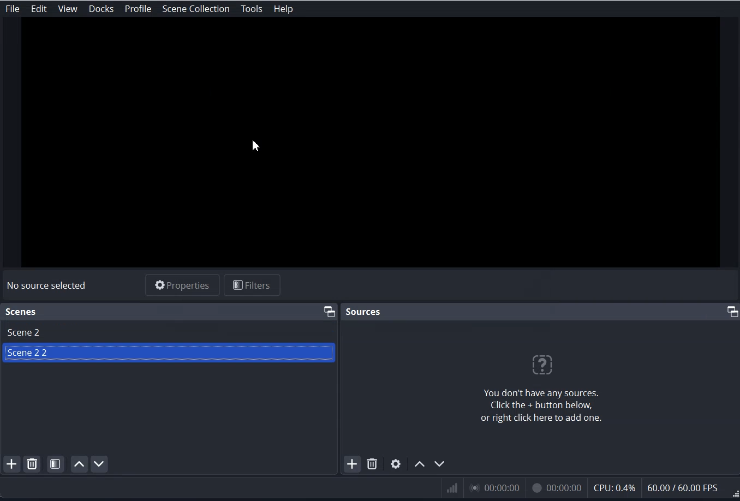 The width and height of the screenshot is (740, 501). What do you see at coordinates (12, 9) in the screenshot?
I see `File` at bounding box center [12, 9].